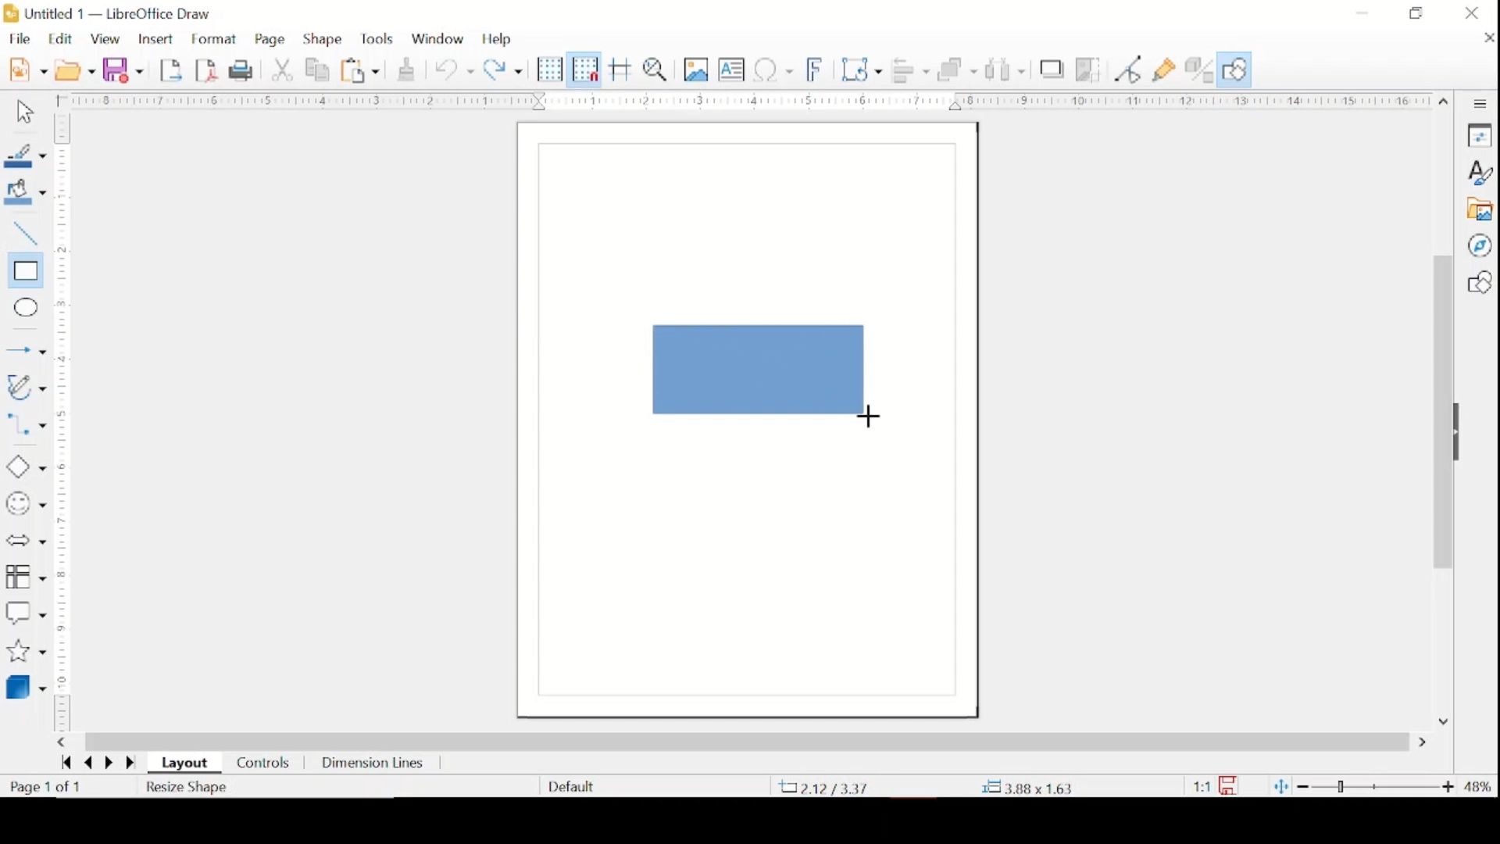 The height and width of the screenshot is (844, 1500). Describe the element at coordinates (747, 741) in the screenshot. I see `scroll box` at that location.